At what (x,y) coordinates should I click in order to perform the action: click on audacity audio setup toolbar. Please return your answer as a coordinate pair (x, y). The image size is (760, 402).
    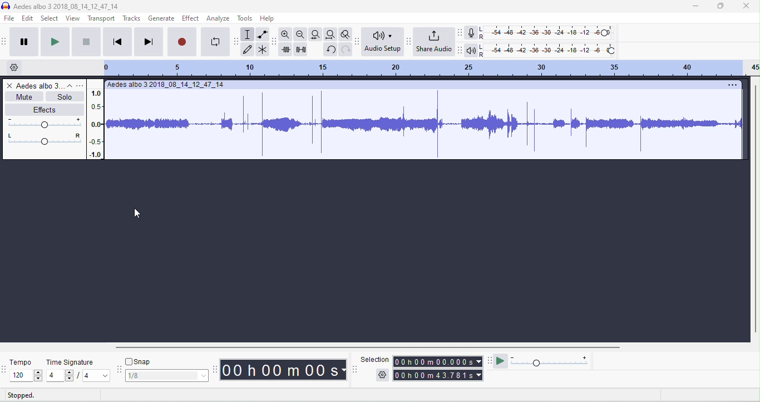
    Looking at the image, I should click on (357, 42).